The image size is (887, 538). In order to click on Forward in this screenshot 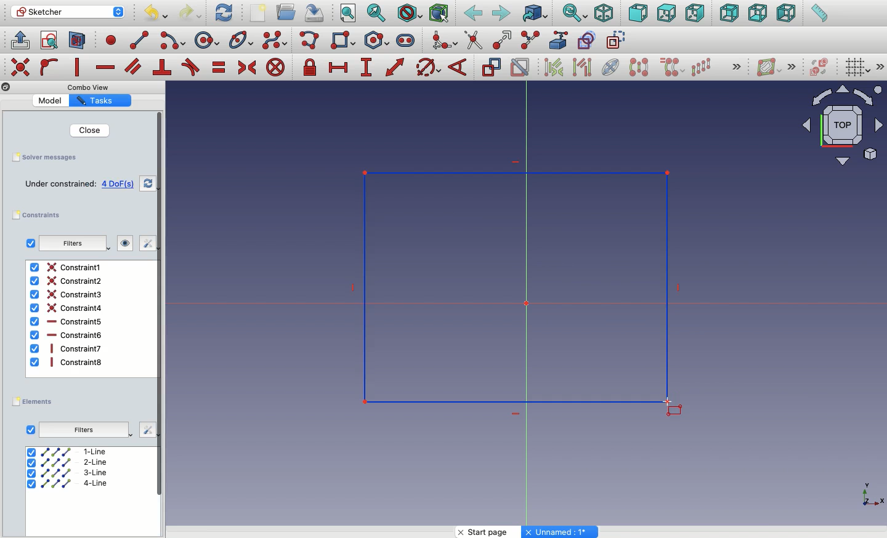, I will do `click(501, 13)`.